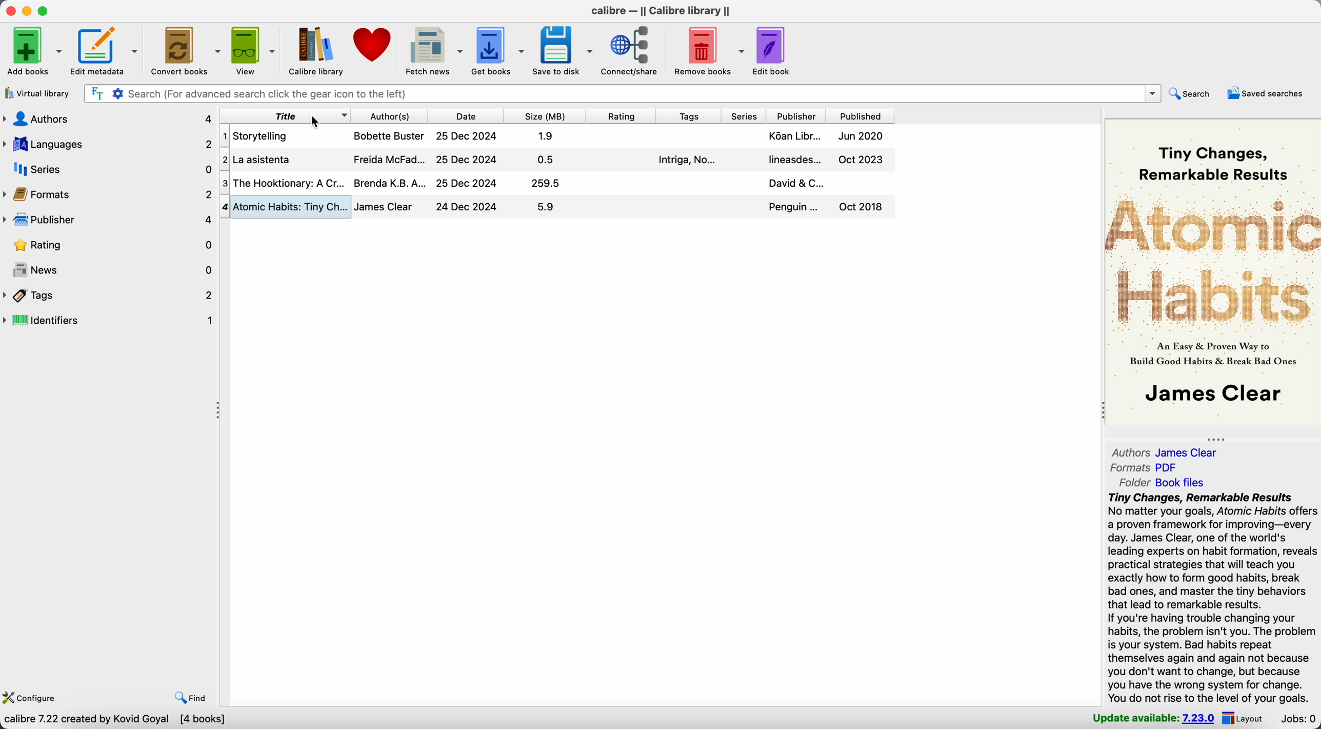 Image resolution: width=1321 pixels, height=729 pixels. Describe the element at coordinates (286, 116) in the screenshot. I see `title` at that location.